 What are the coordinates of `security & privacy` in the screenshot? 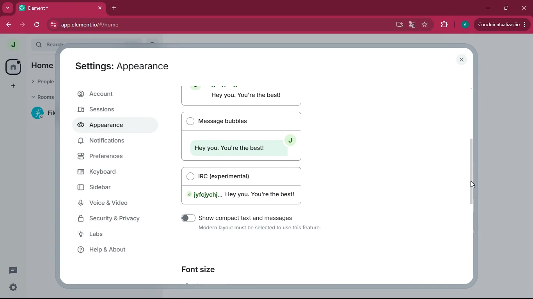 It's located at (111, 218).